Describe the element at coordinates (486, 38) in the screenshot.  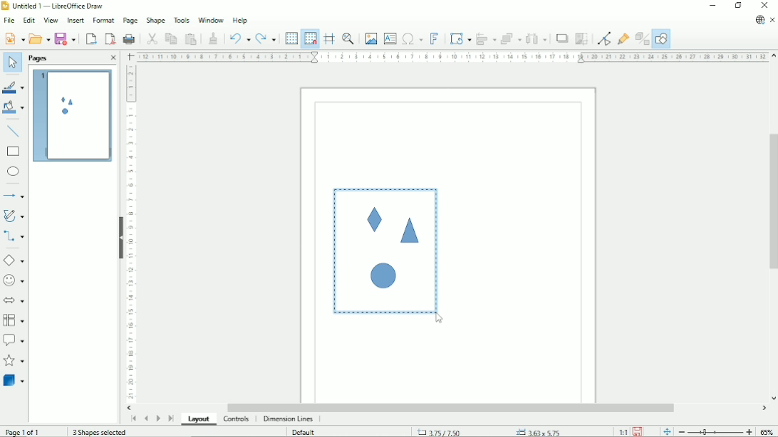
I see `Align objects` at that location.